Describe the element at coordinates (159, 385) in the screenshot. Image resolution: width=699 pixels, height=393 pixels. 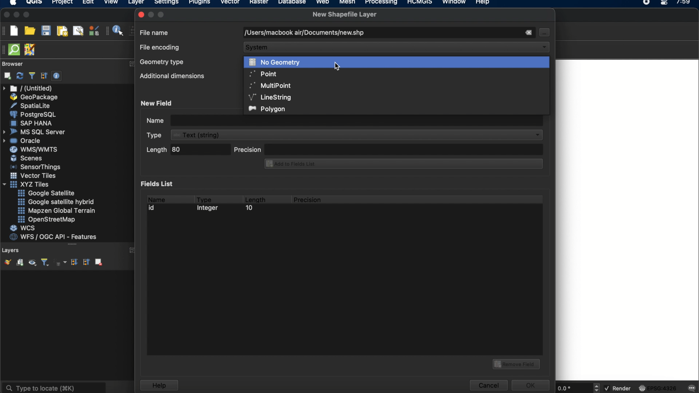
I see `help` at that location.